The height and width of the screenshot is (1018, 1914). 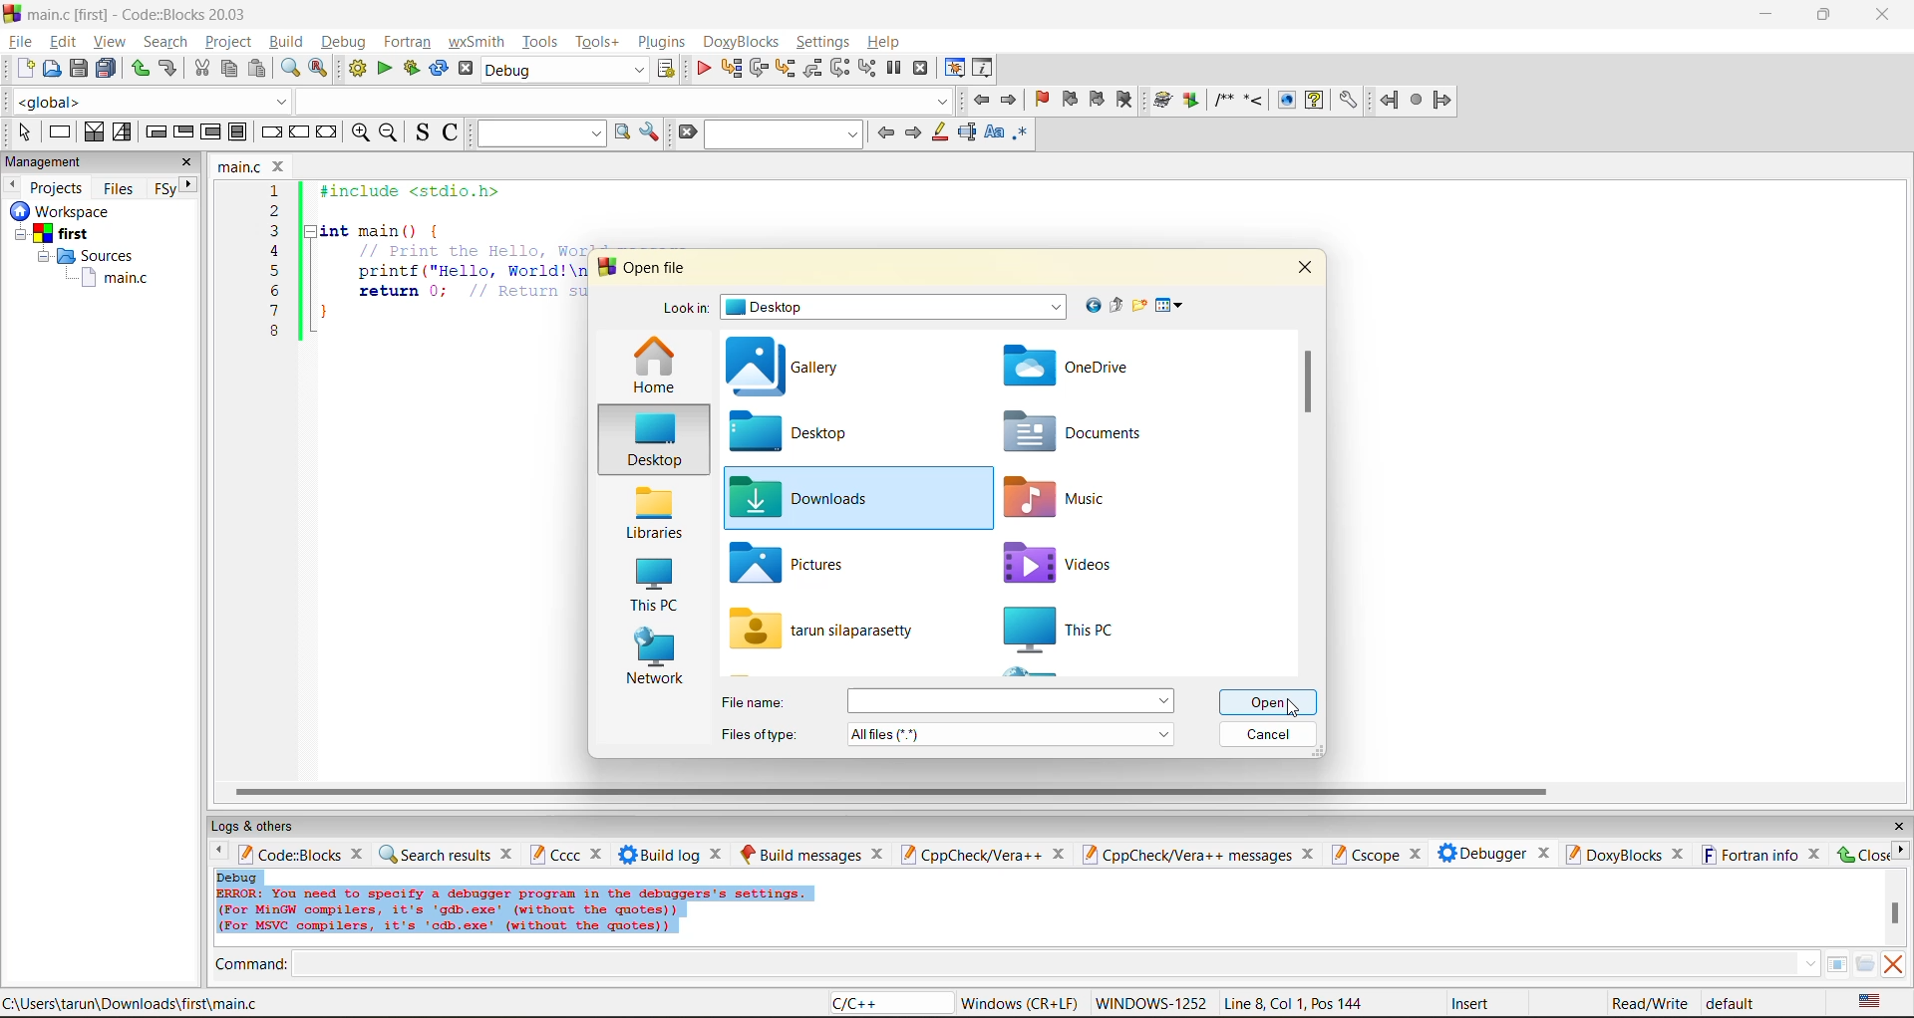 What do you see at coordinates (1116, 306) in the screenshot?
I see `up one level` at bounding box center [1116, 306].